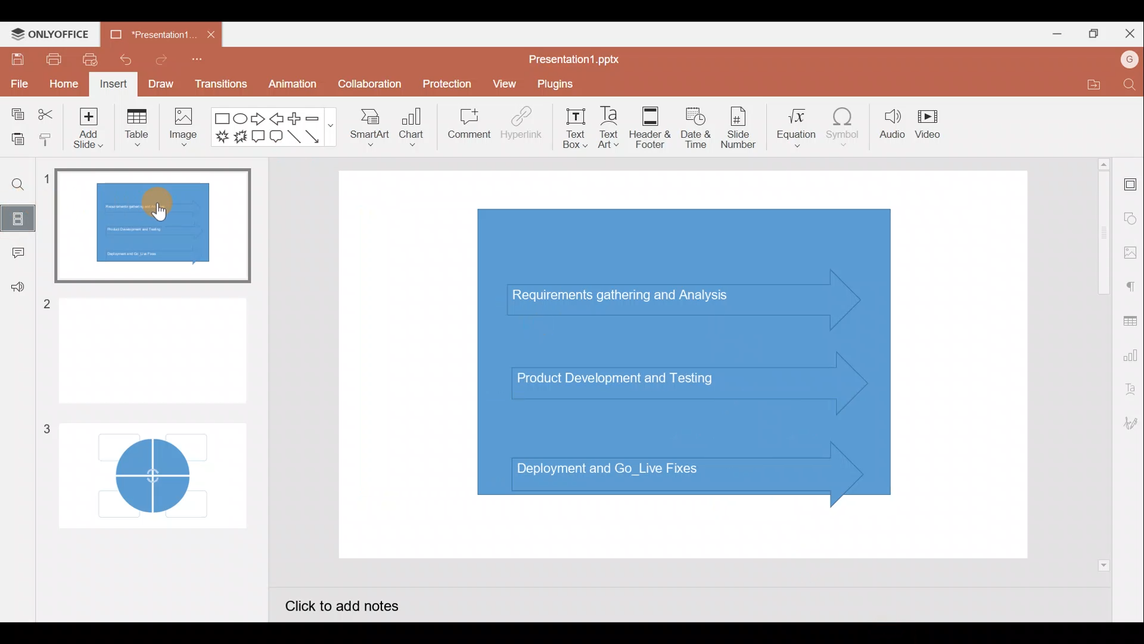 The width and height of the screenshot is (1144, 644). What do you see at coordinates (160, 82) in the screenshot?
I see `Draw` at bounding box center [160, 82].